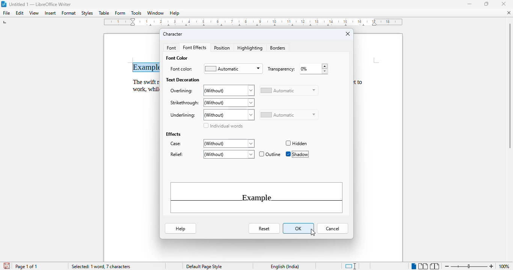 The image size is (513, 270). I want to click on borders, so click(278, 48).